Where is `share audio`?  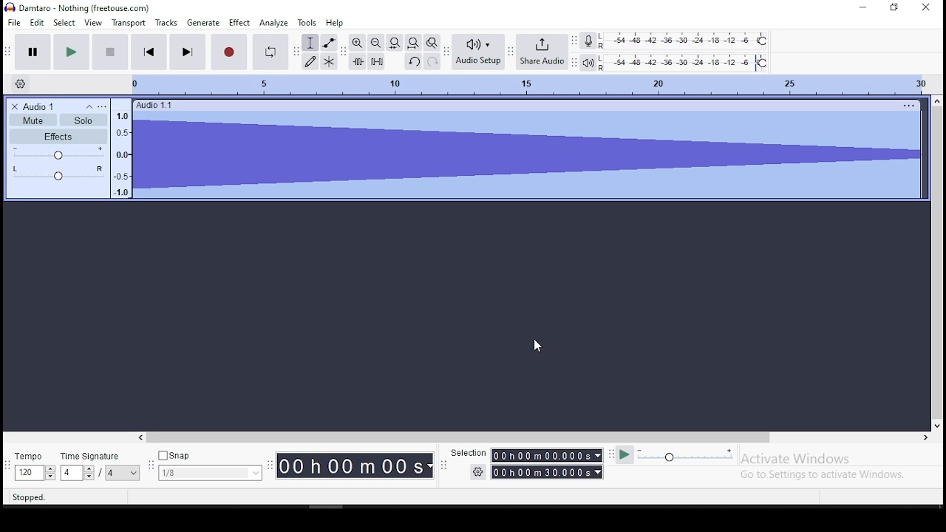 share audio is located at coordinates (543, 52).